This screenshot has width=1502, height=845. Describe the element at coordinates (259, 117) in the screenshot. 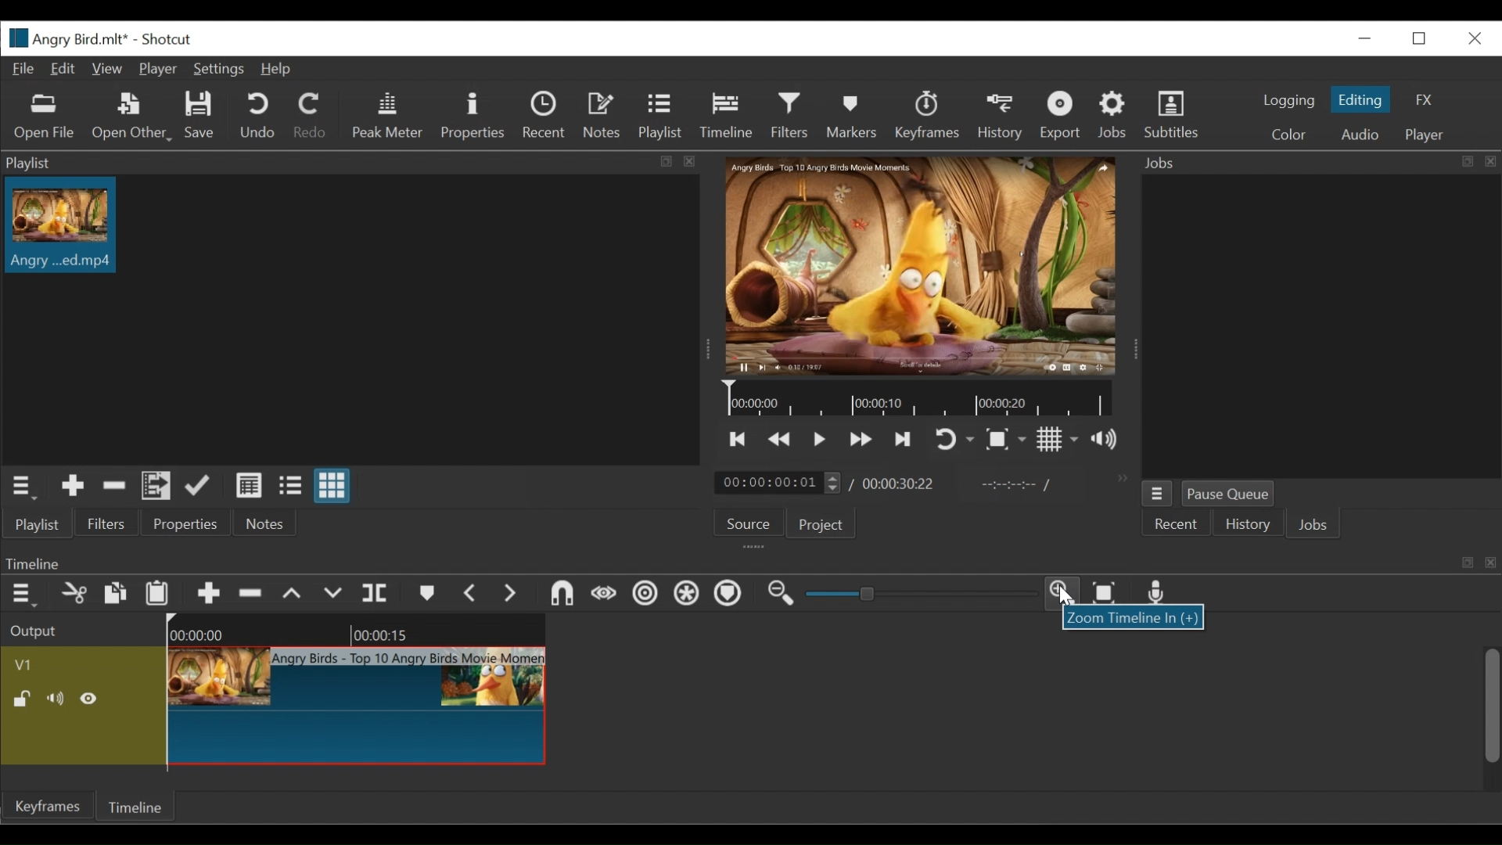

I see `Undo` at that location.